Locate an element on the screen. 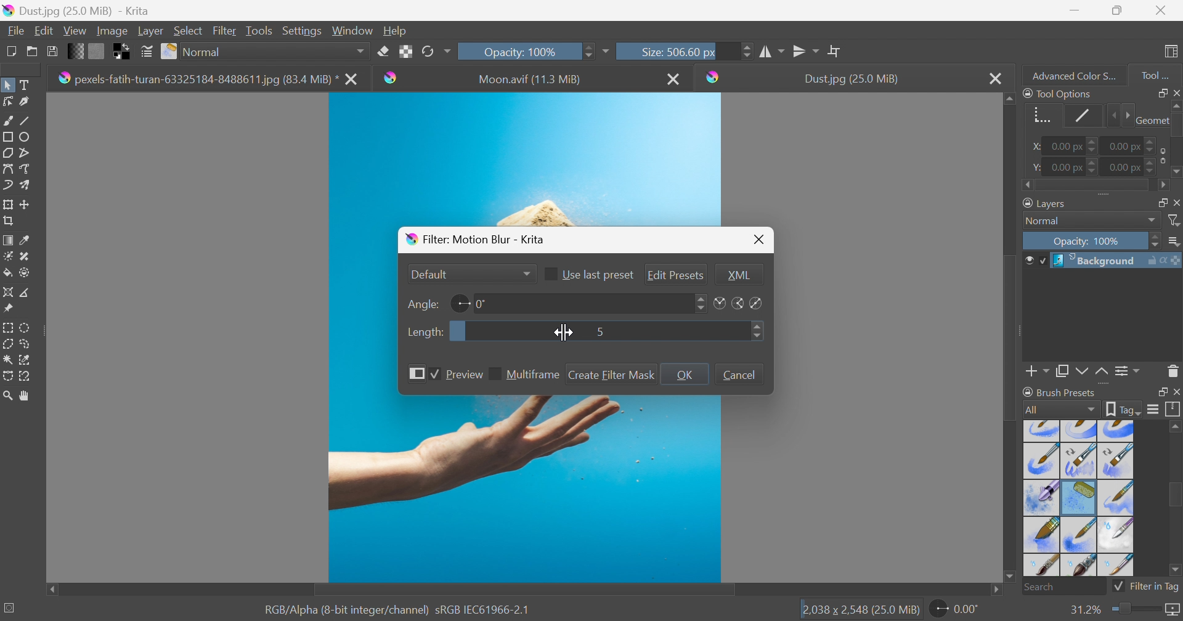  Angle: is located at coordinates (421, 304).